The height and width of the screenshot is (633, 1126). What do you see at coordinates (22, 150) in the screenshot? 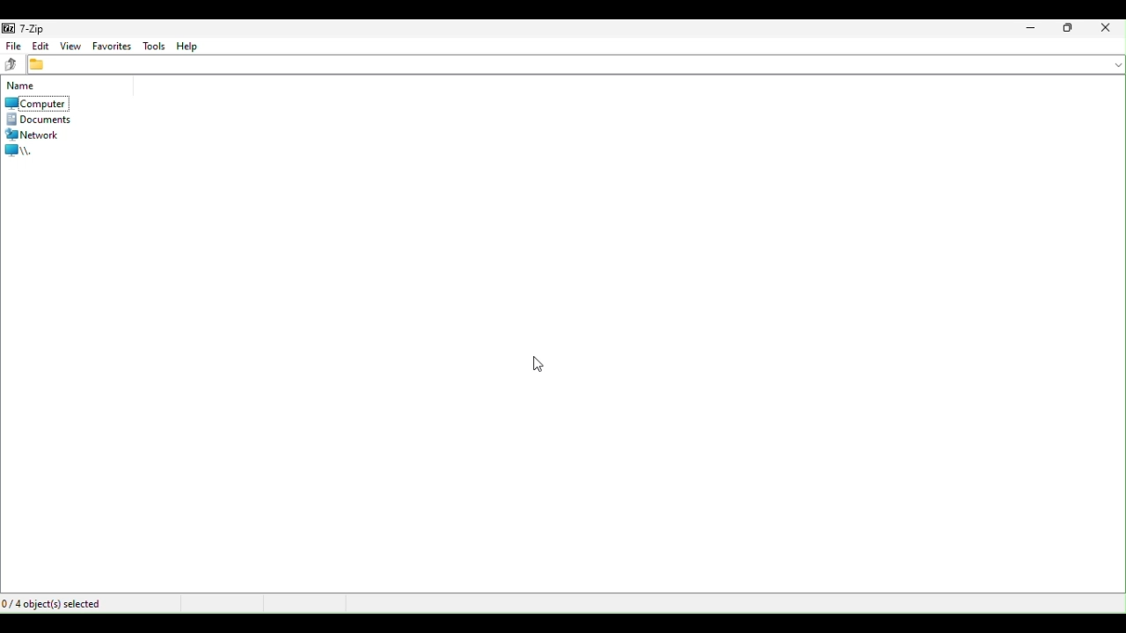
I see `root` at bounding box center [22, 150].